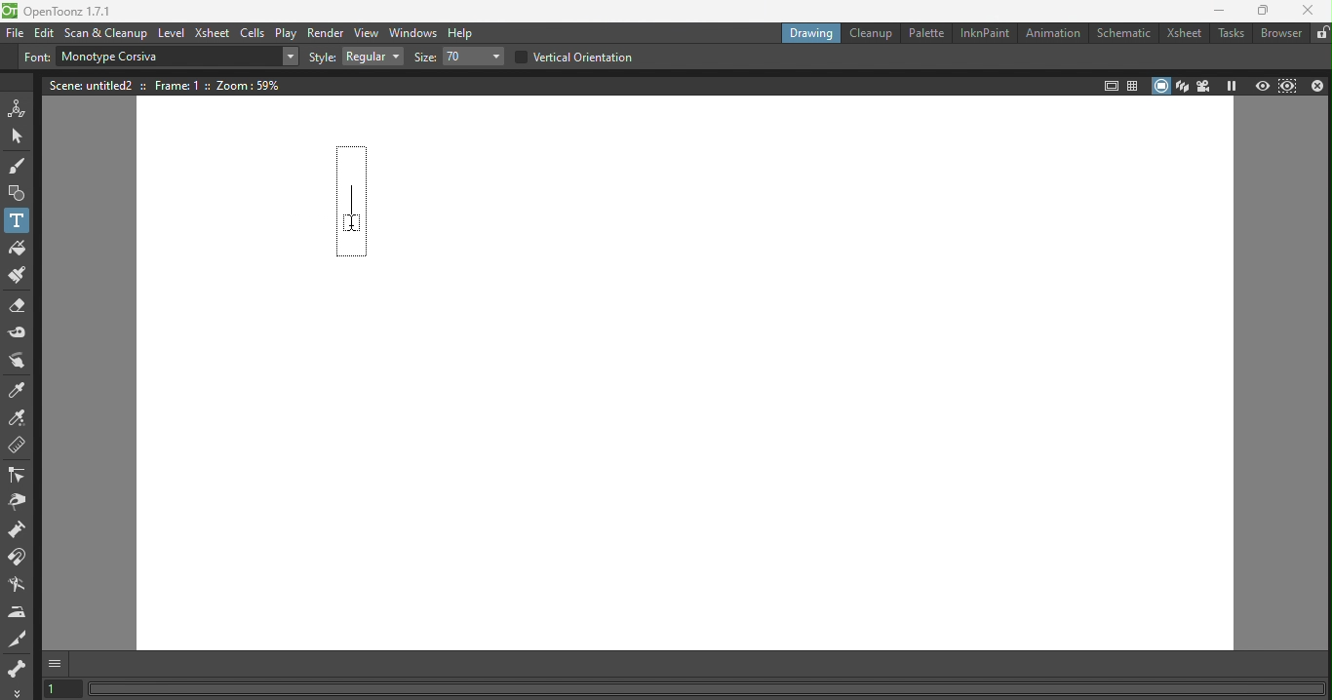 This screenshot has width=1332, height=700. I want to click on Tape tool, so click(20, 334).